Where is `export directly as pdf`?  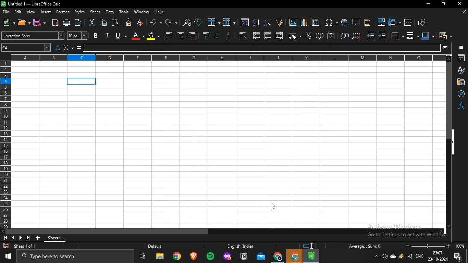 export directly as pdf is located at coordinates (54, 22).